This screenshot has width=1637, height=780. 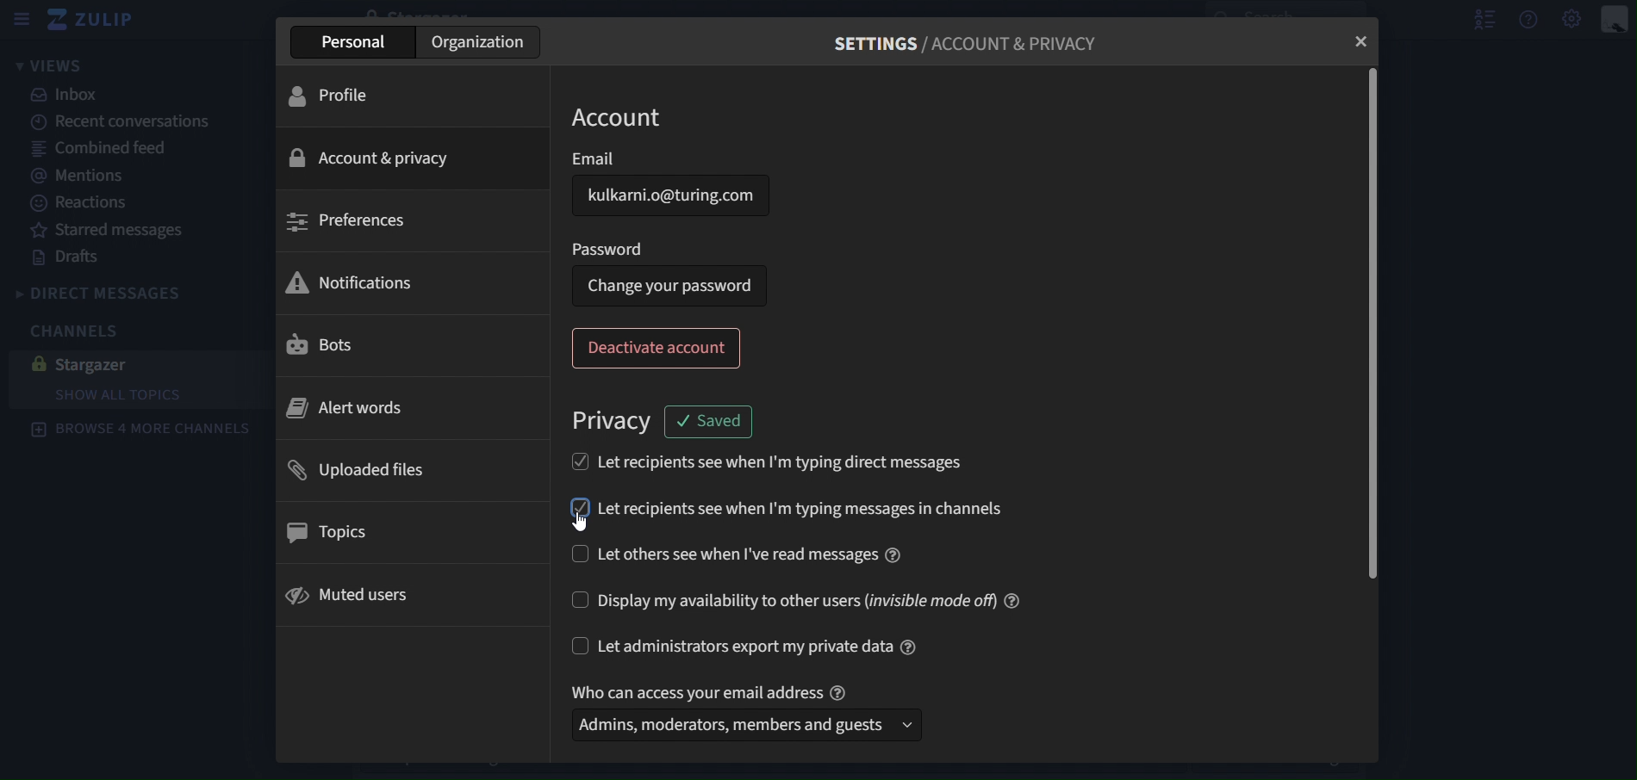 What do you see at coordinates (344, 221) in the screenshot?
I see `preferences` at bounding box center [344, 221].